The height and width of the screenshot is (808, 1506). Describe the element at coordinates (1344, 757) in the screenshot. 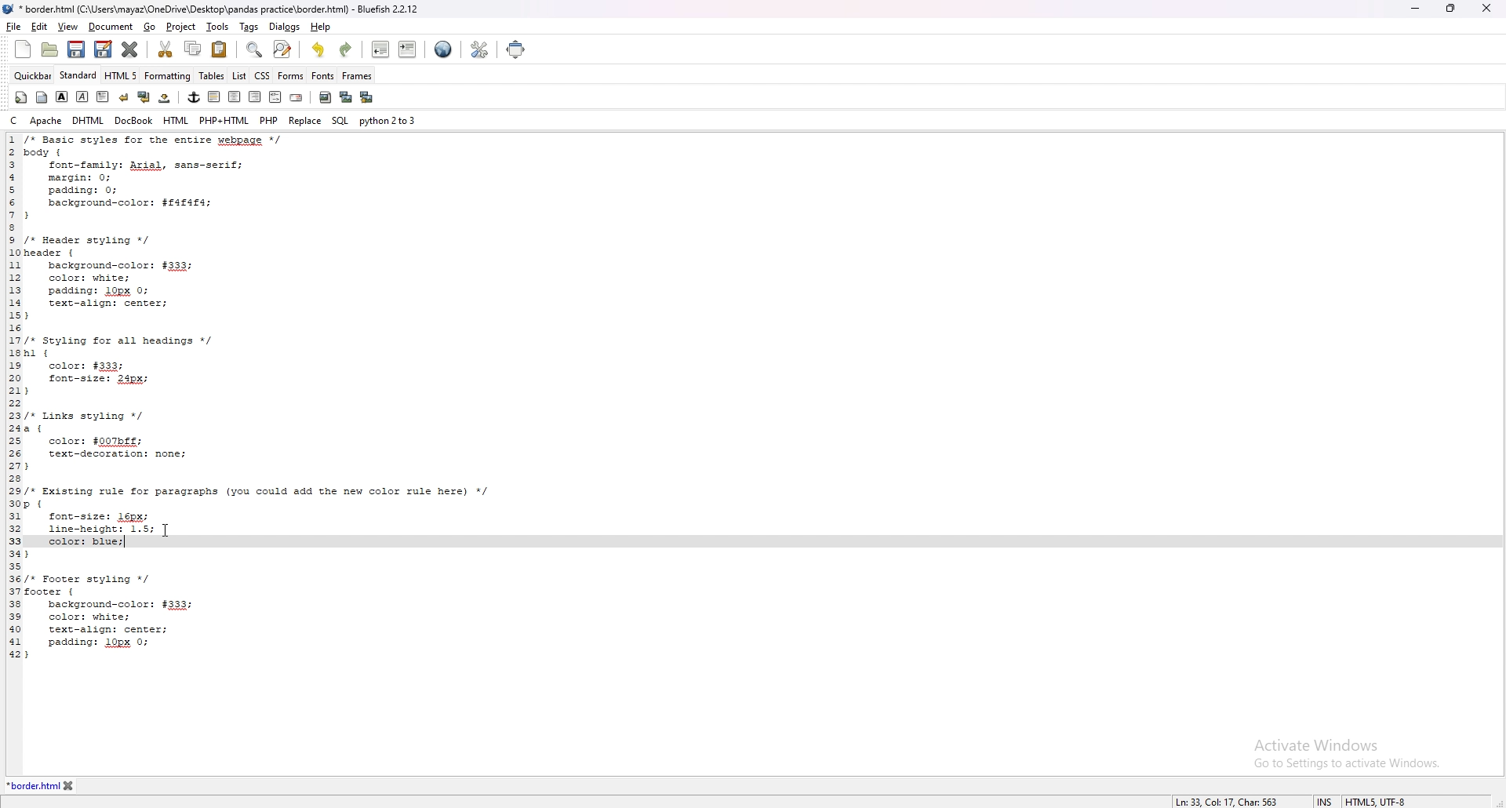

I see `Activate Windows Go to Settings to activate Windows` at that location.